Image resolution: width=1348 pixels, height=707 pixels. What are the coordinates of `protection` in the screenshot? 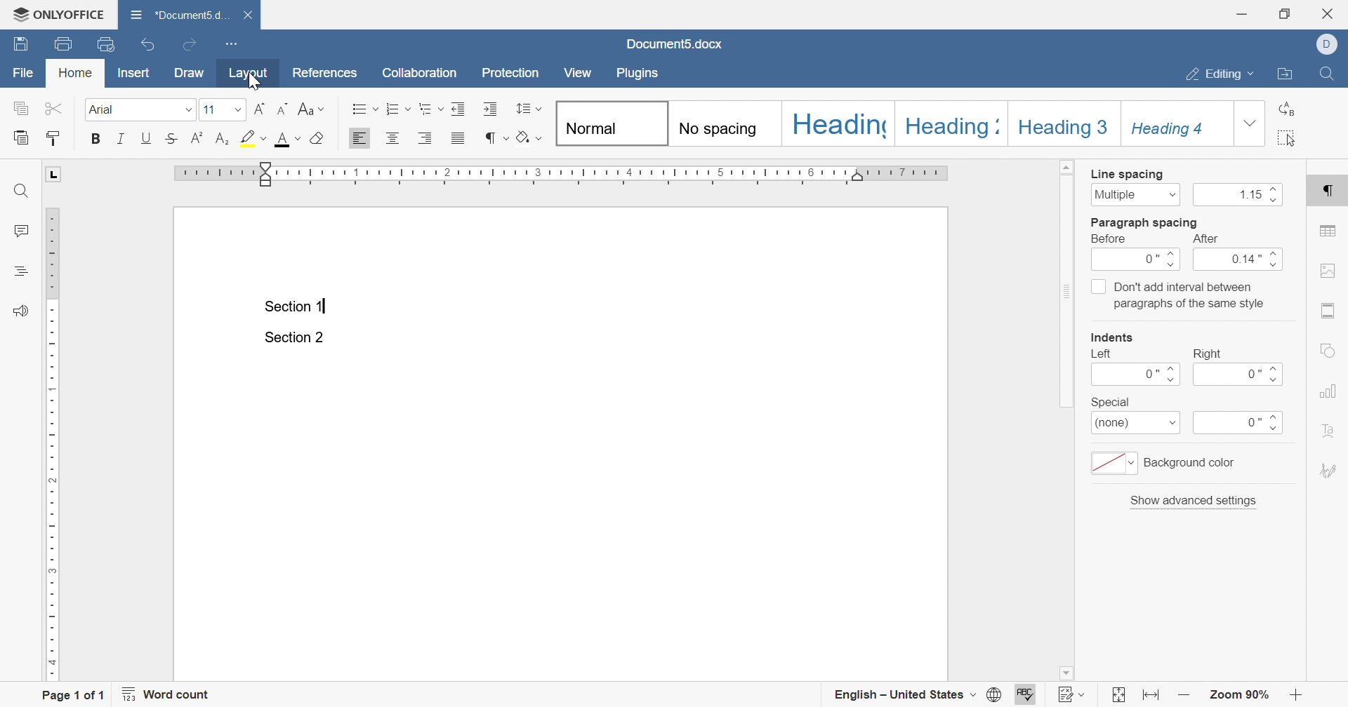 It's located at (512, 73).